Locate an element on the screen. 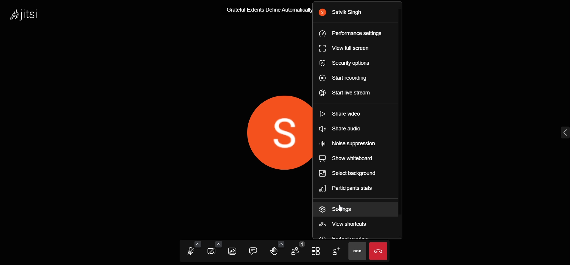 This screenshot has height=265, width=570. start live stream is located at coordinates (349, 94).